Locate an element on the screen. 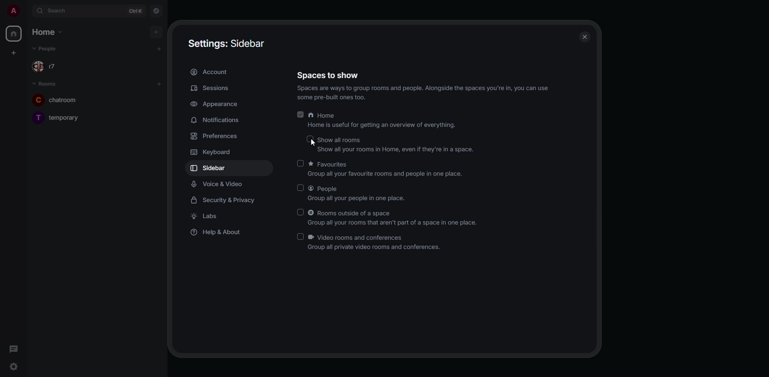 The height and width of the screenshot is (377, 769). enabled is located at coordinates (300, 237).